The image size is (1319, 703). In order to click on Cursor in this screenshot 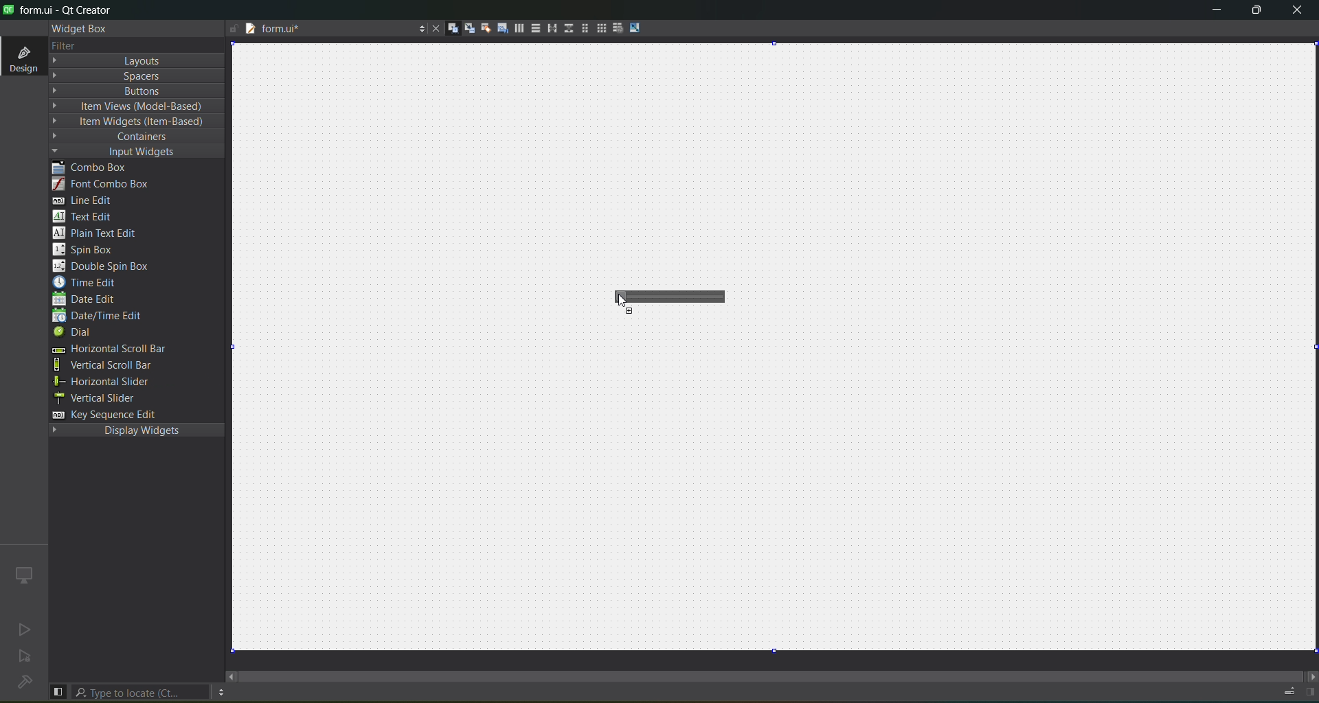, I will do `click(620, 302)`.